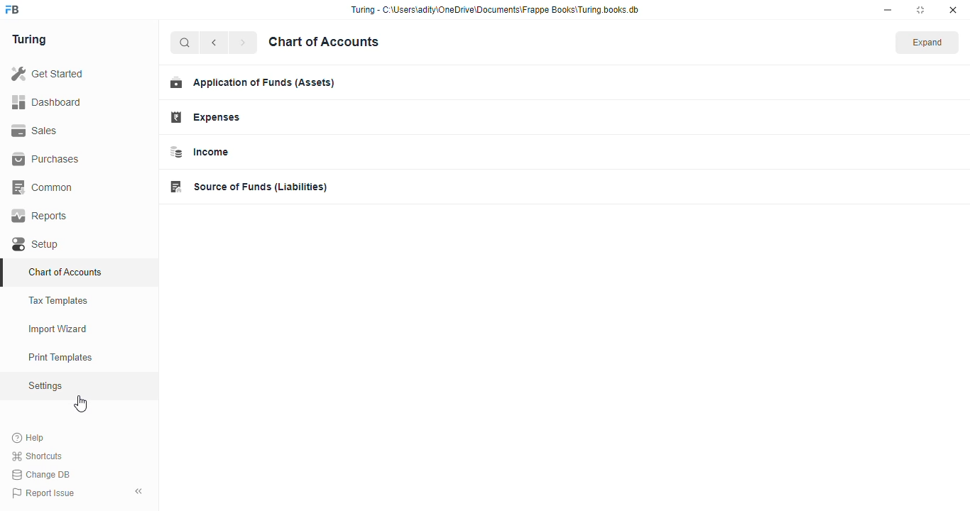 The image size is (970, 511). I want to click on minimise, so click(890, 9).